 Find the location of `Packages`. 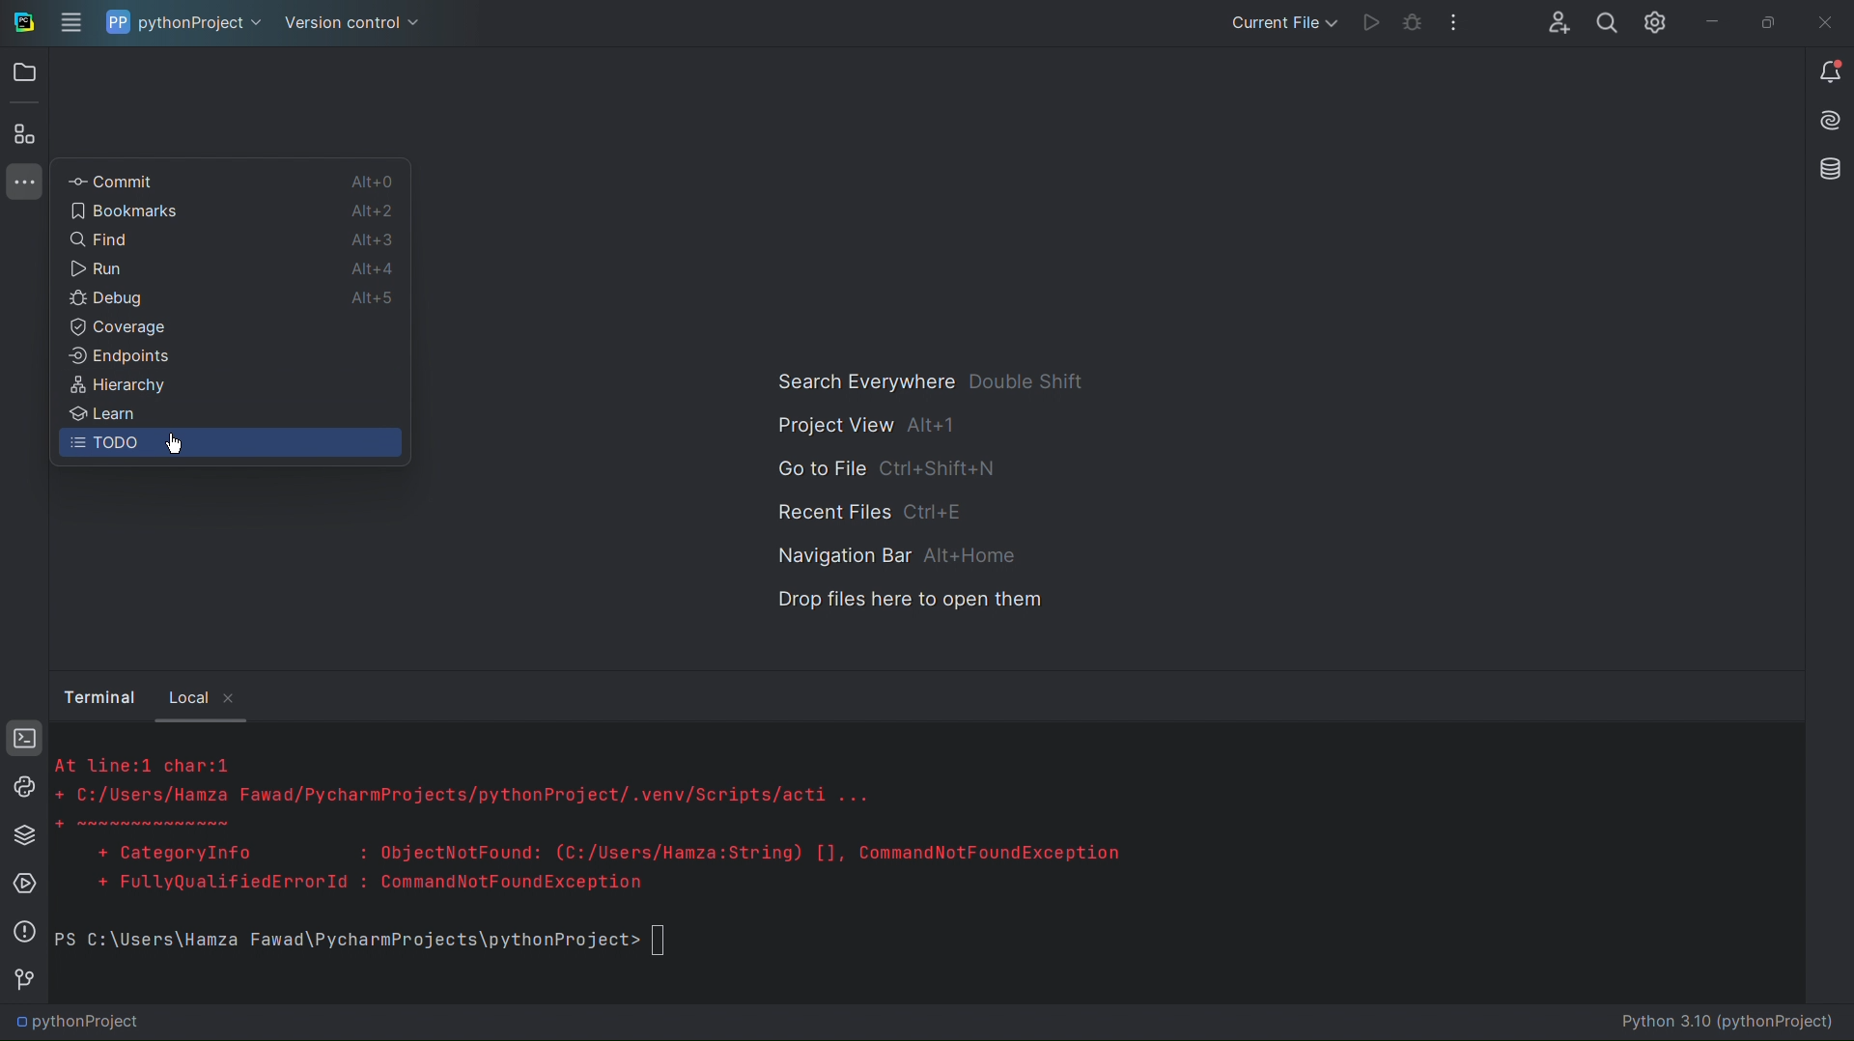

Packages is located at coordinates (18, 834).